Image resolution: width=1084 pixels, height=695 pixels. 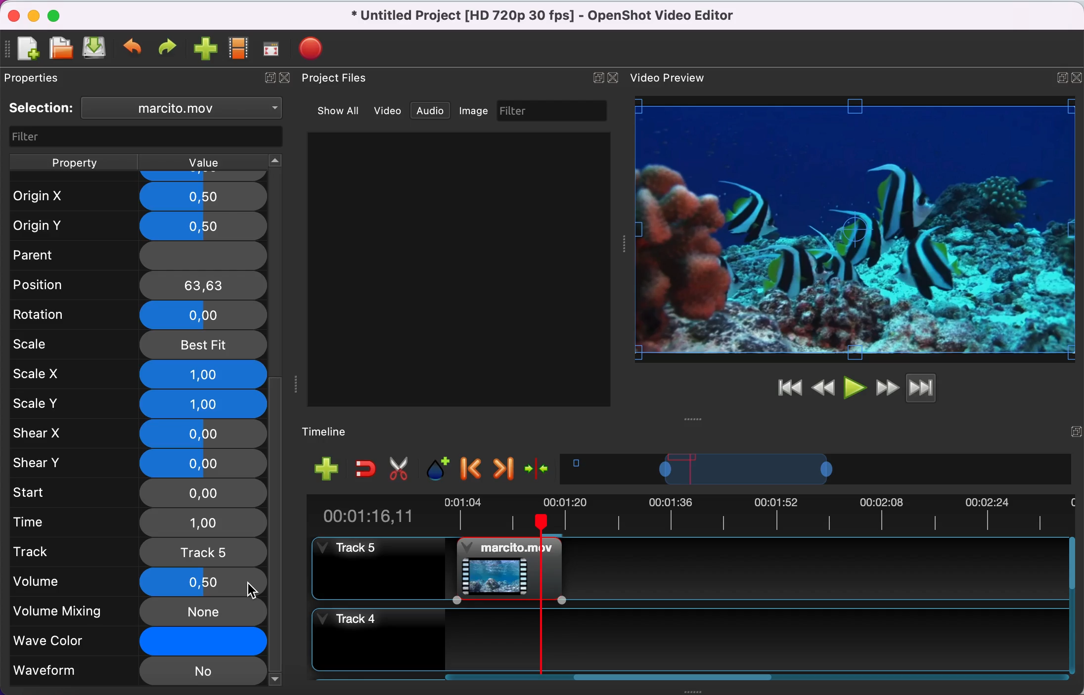 What do you see at coordinates (388, 110) in the screenshot?
I see `video` at bounding box center [388, 110].